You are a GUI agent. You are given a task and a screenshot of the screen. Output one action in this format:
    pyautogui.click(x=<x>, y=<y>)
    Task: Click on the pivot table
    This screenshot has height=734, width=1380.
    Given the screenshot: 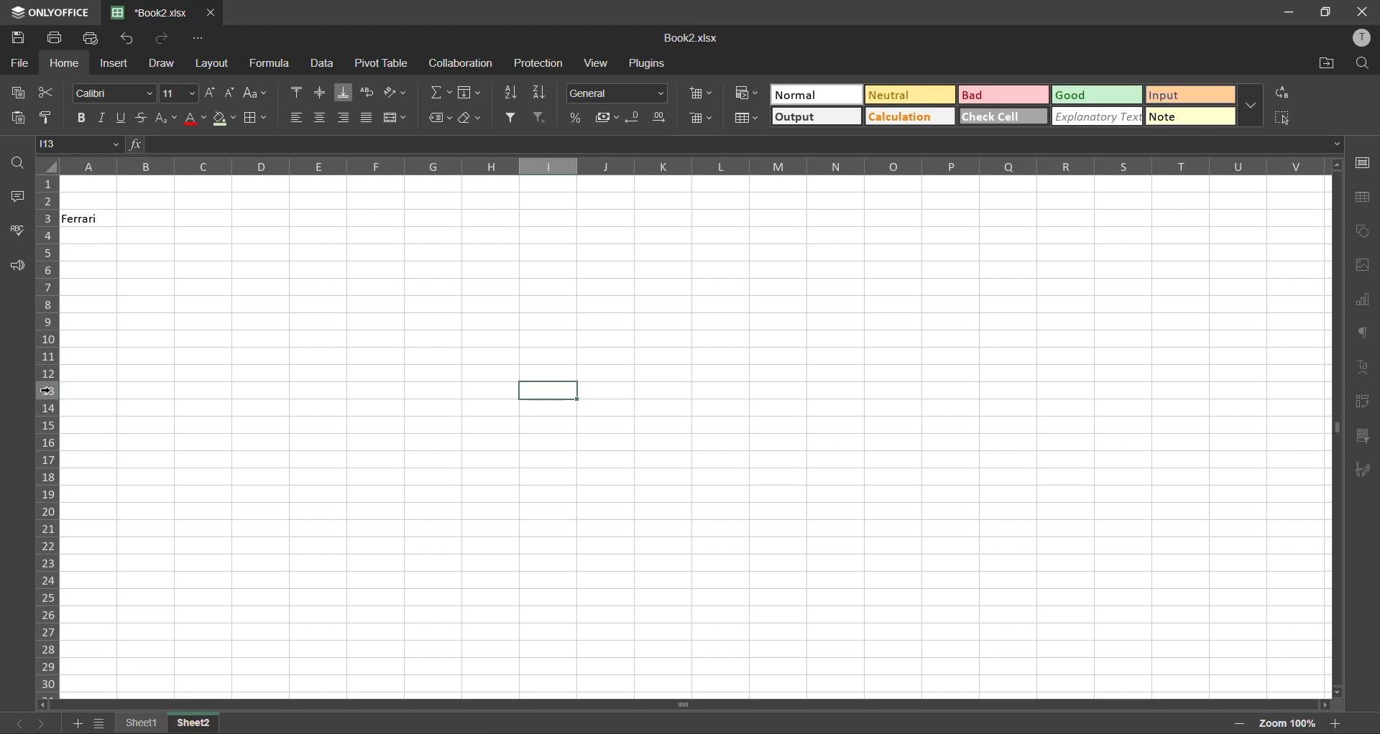 What is the action you would take?
    pyautogui.click(x=380, y=62)
    